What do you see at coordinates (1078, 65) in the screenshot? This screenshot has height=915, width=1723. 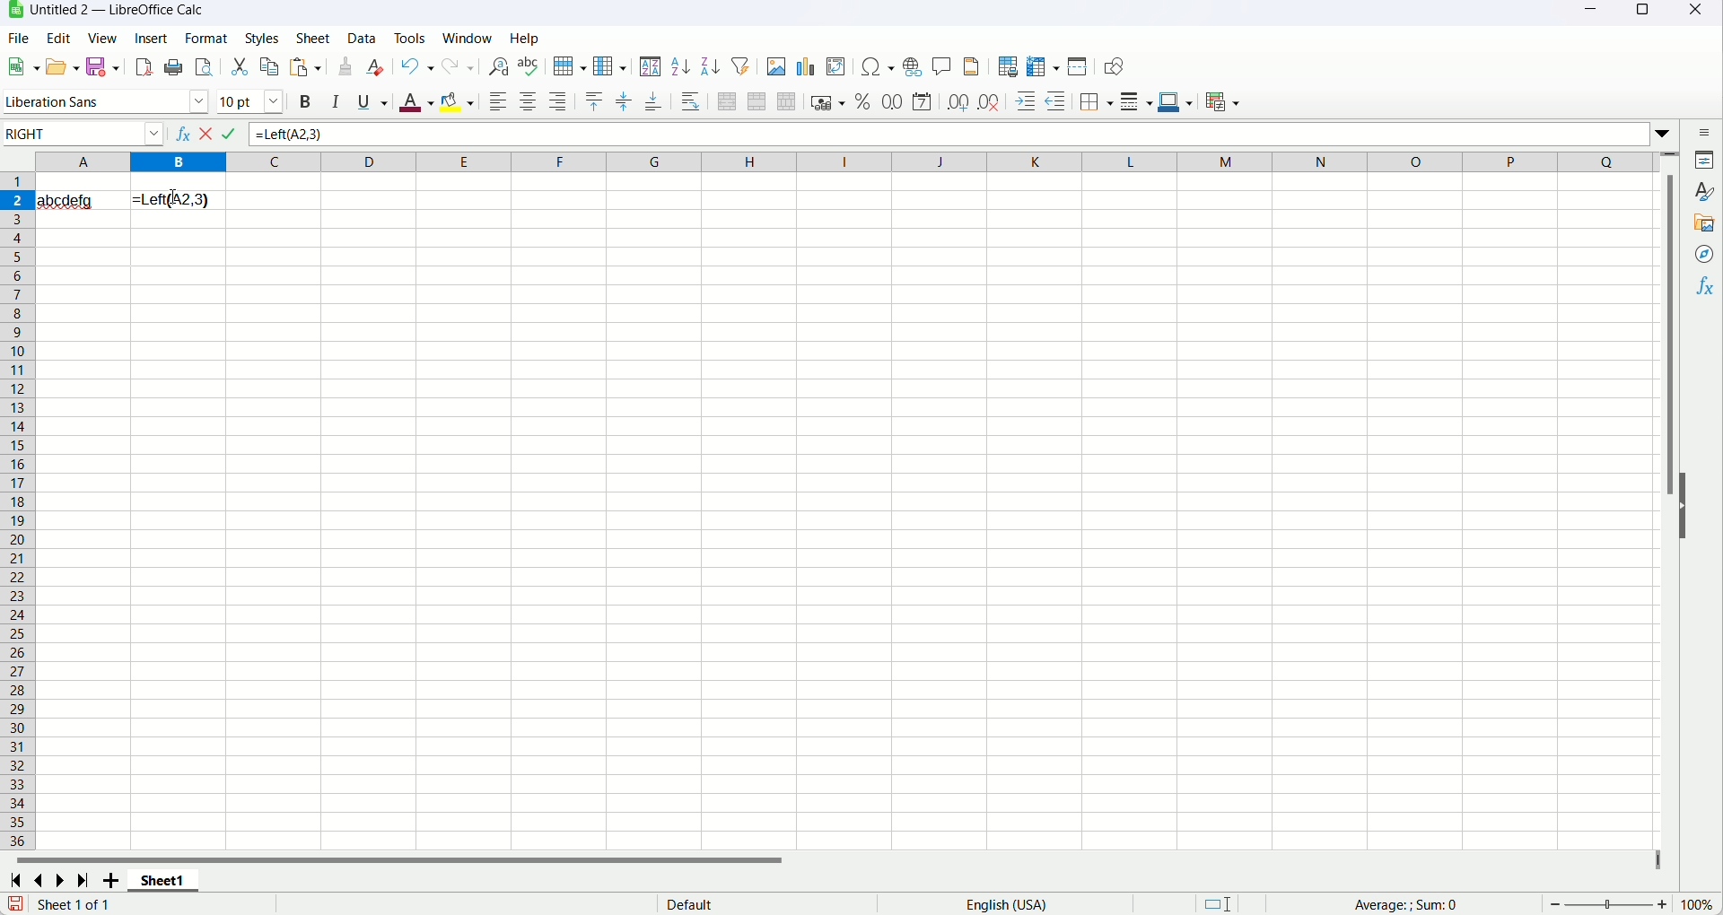 I see `split window` at bounding box center [1078, 65].